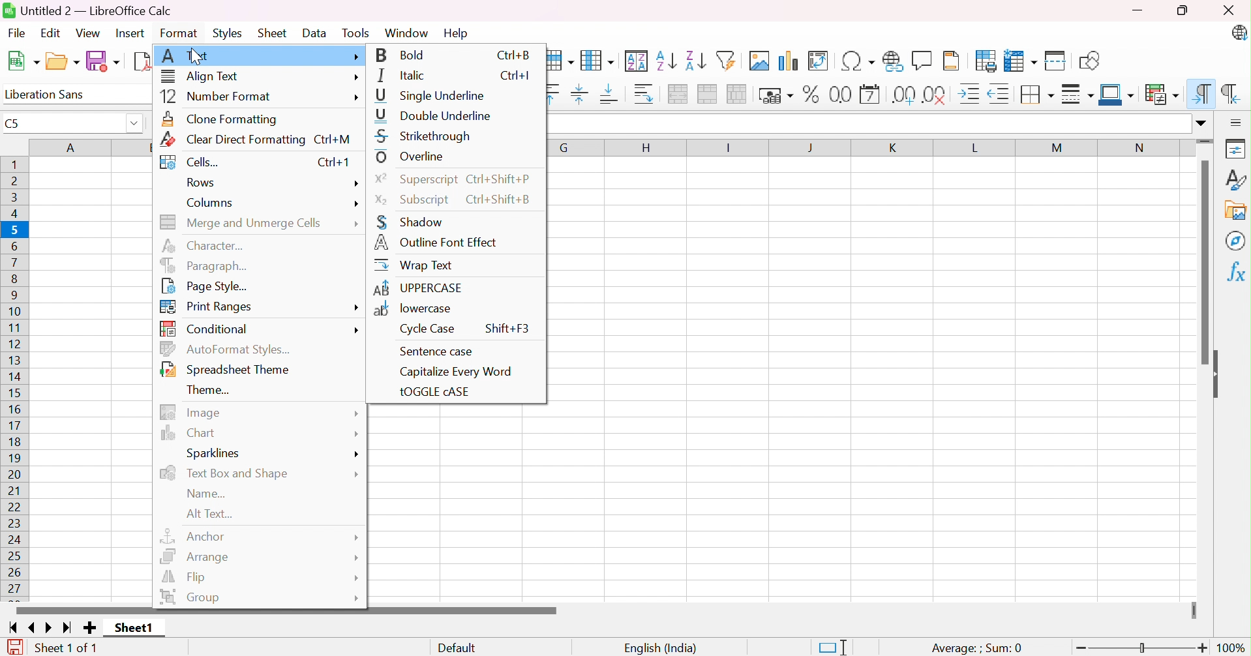 Image resolution: width=1251 pixels, height=656 pixels. Describe the element at coordinates (517, 75) in the screenshot. I see `Ctrl+I` at that location.